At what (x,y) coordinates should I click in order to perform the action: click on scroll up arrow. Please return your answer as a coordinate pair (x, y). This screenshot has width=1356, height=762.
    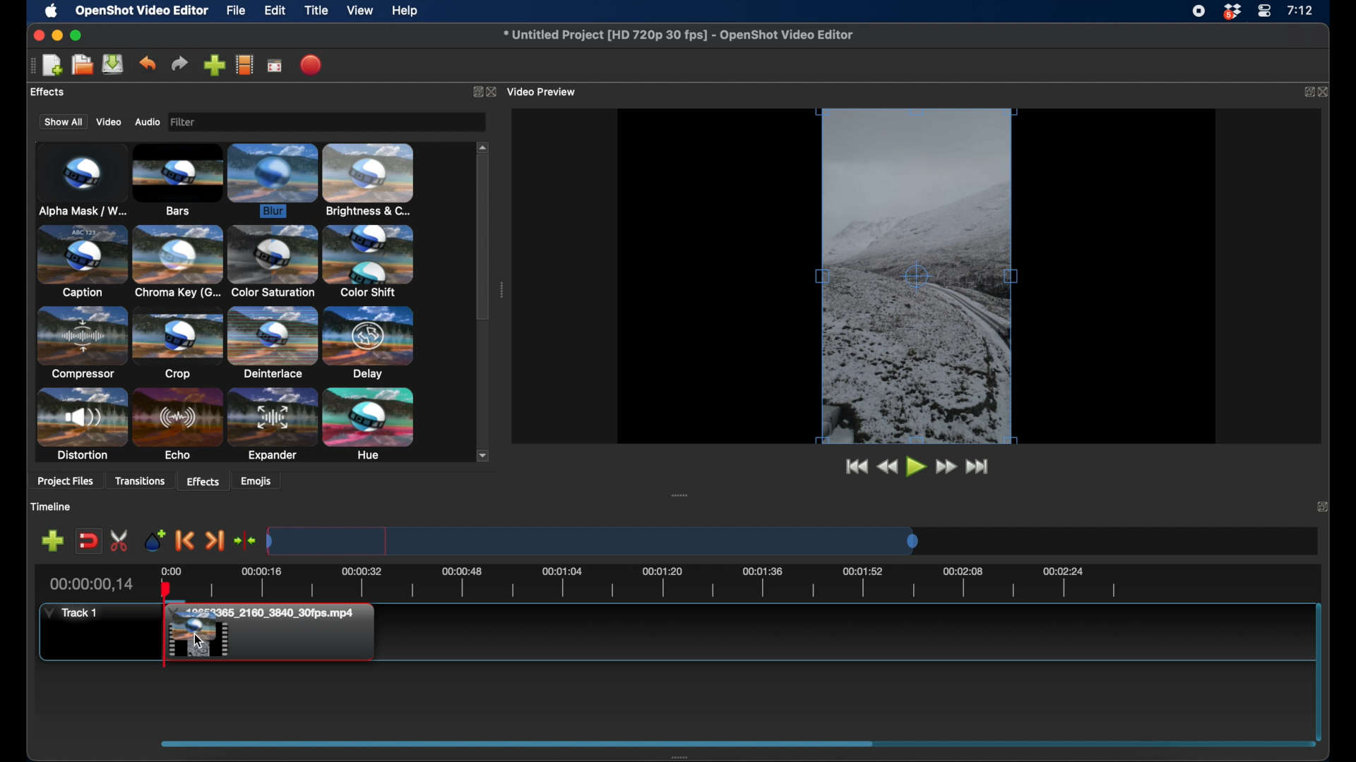
    Looking at the image, I should click on (484, 146).